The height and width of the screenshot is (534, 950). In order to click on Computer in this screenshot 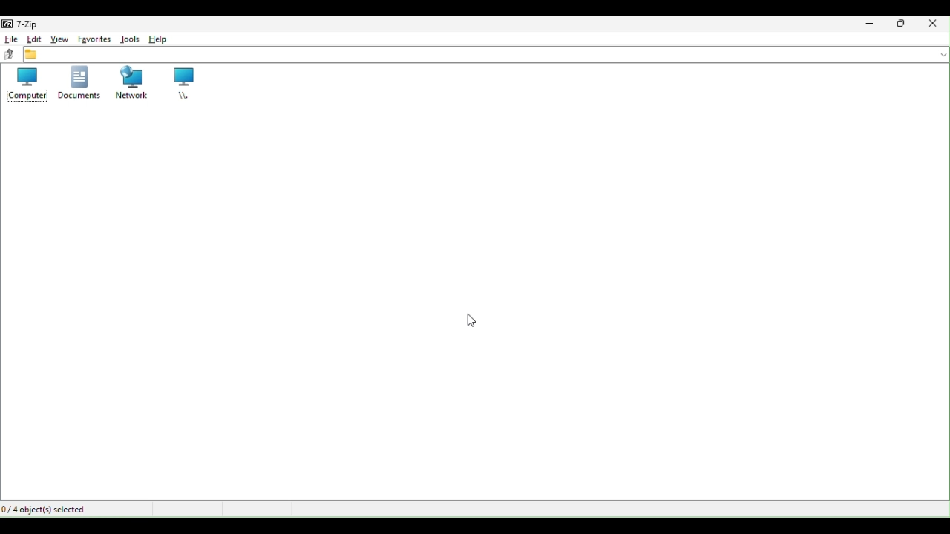, I will do `click(29, 85)`.